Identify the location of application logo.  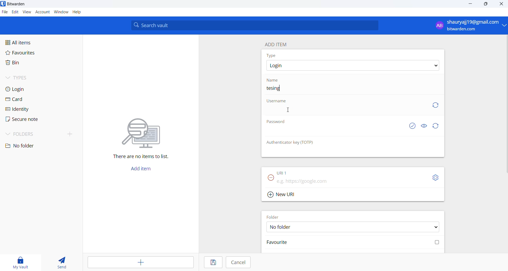
(3, 3).